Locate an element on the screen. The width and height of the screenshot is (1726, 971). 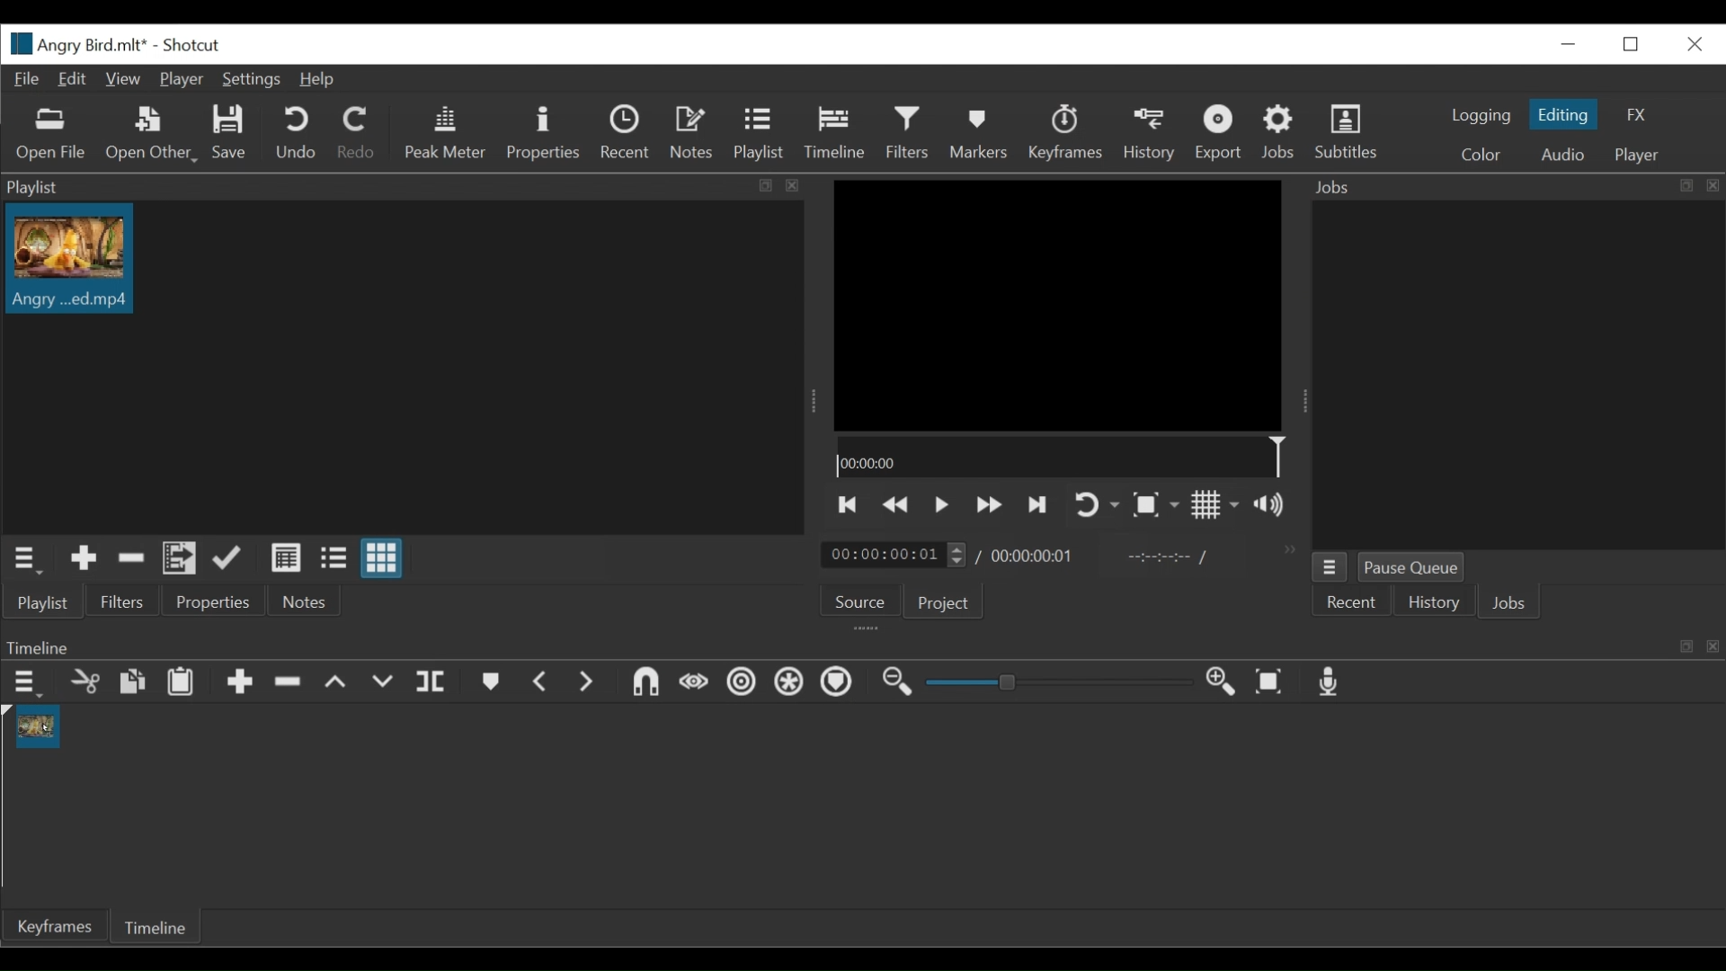
Skip to the previous point is located at coordinates (849, 504).